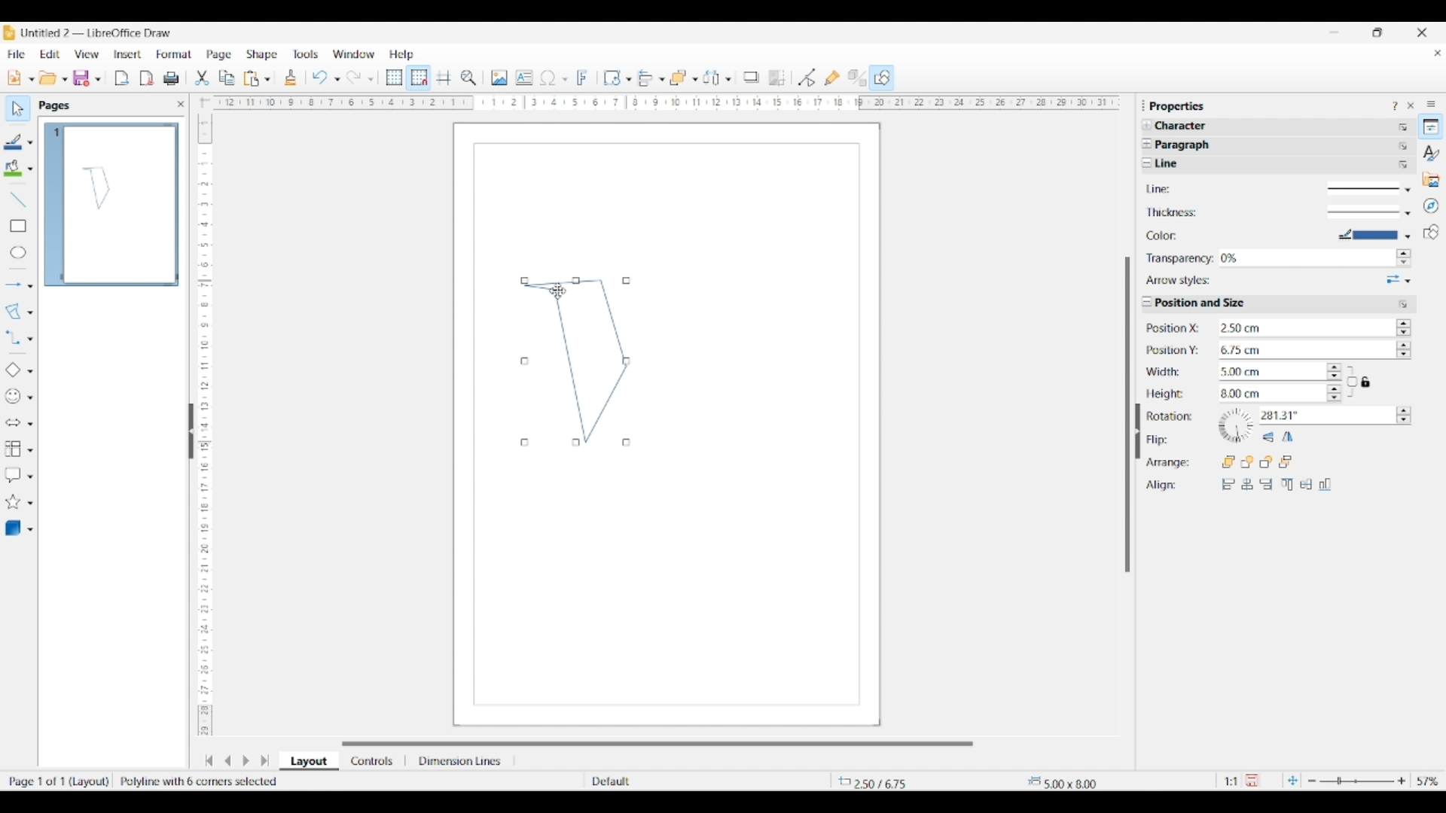  What do you see at coordinates (1292, 780) in the screenshot?
I see `Fit page to current window` at bounding box center [1292, 780].